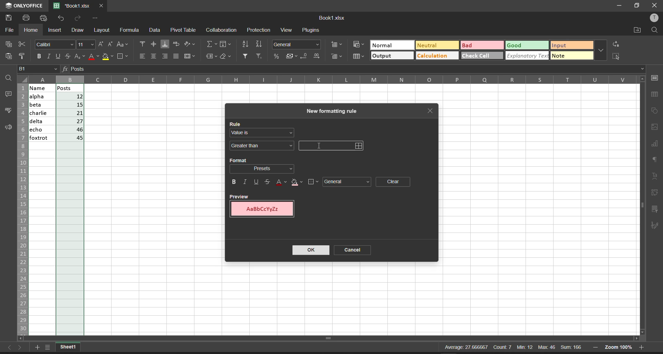  I want to click on increment font size, so click(101, 41).